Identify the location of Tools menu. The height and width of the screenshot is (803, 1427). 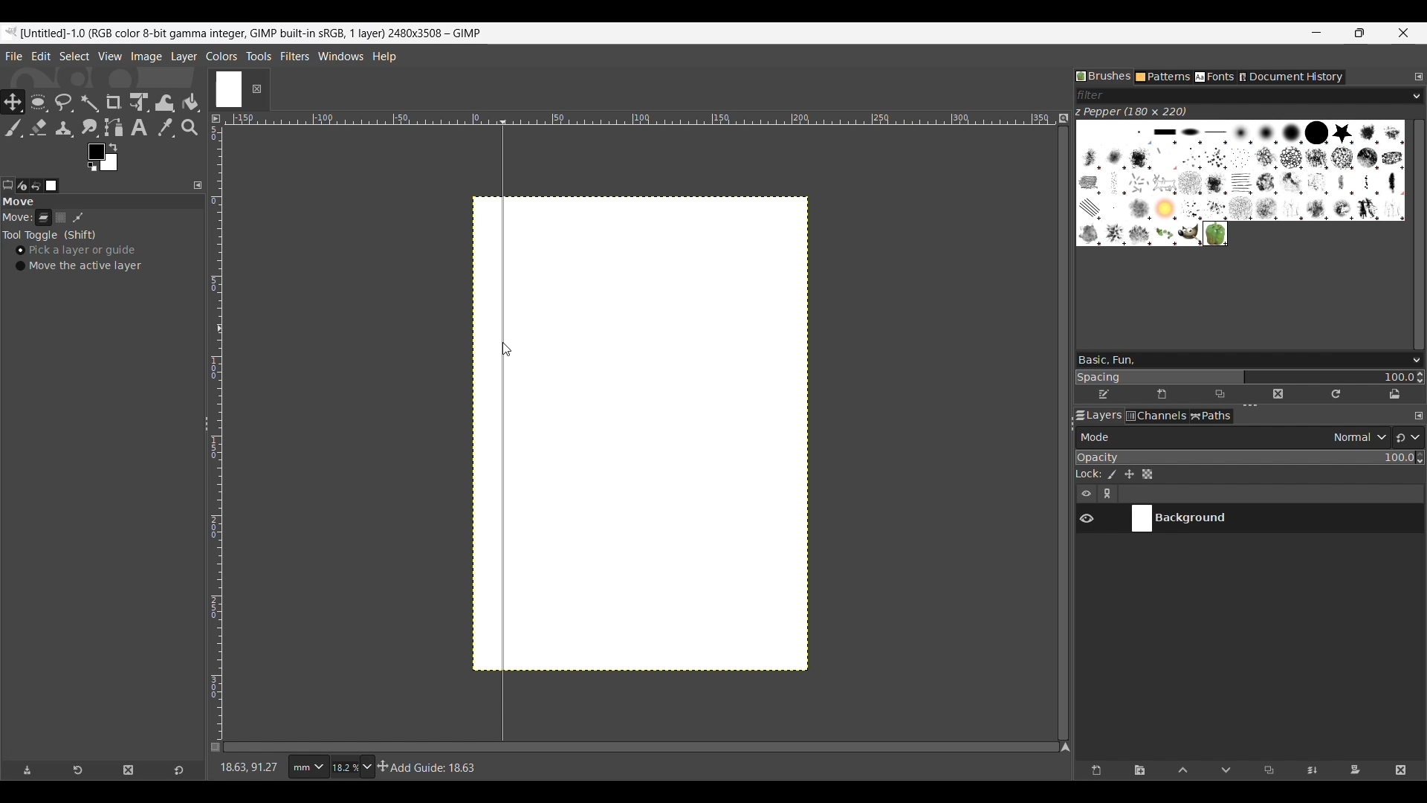
(259, 56).